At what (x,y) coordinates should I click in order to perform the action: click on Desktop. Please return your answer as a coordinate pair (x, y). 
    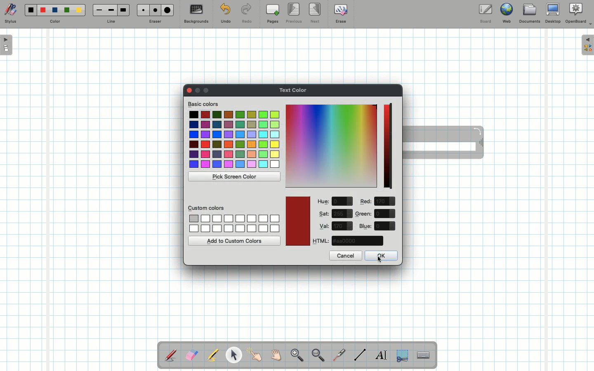
    Looking at the image, I should click on (554, 13).